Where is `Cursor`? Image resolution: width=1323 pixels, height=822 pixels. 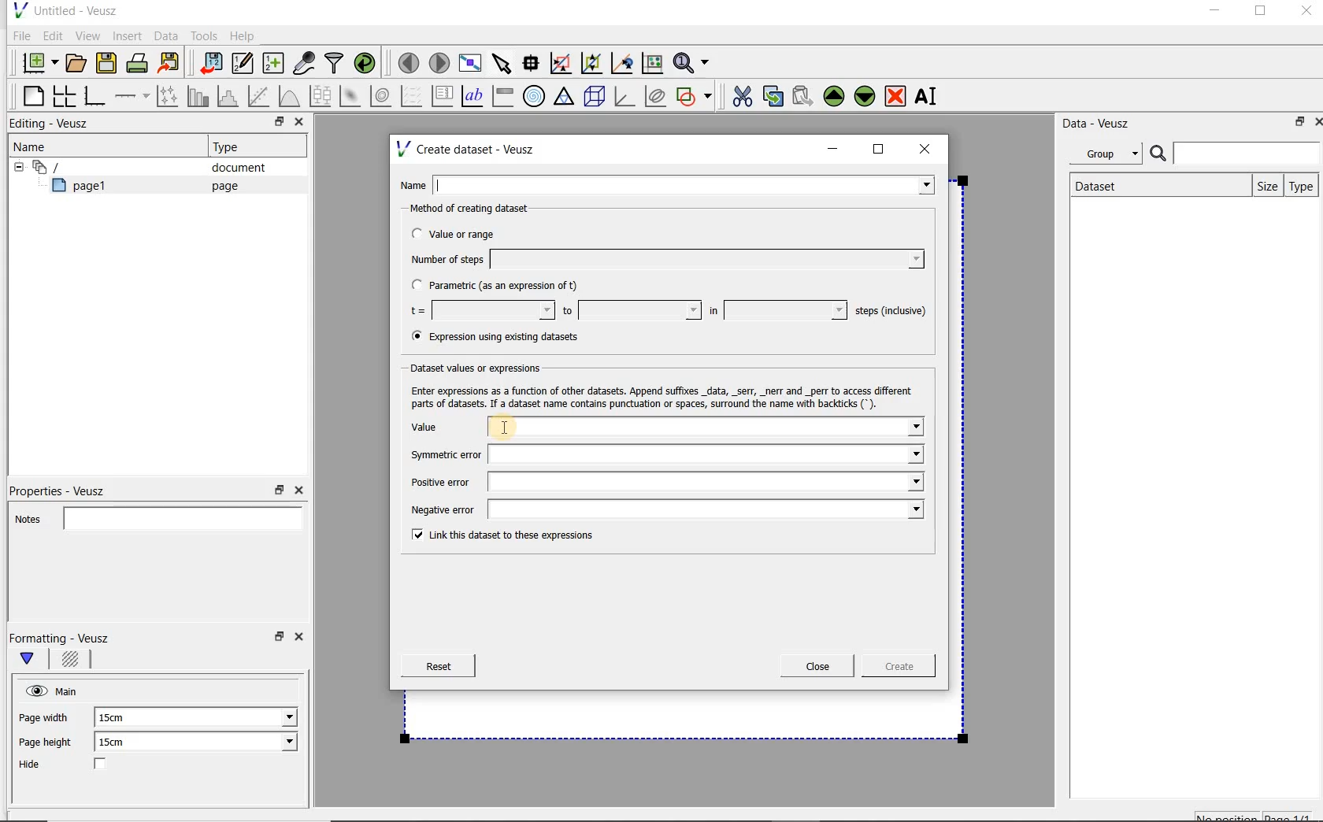 Cursor is located at coordinates (521, 426).